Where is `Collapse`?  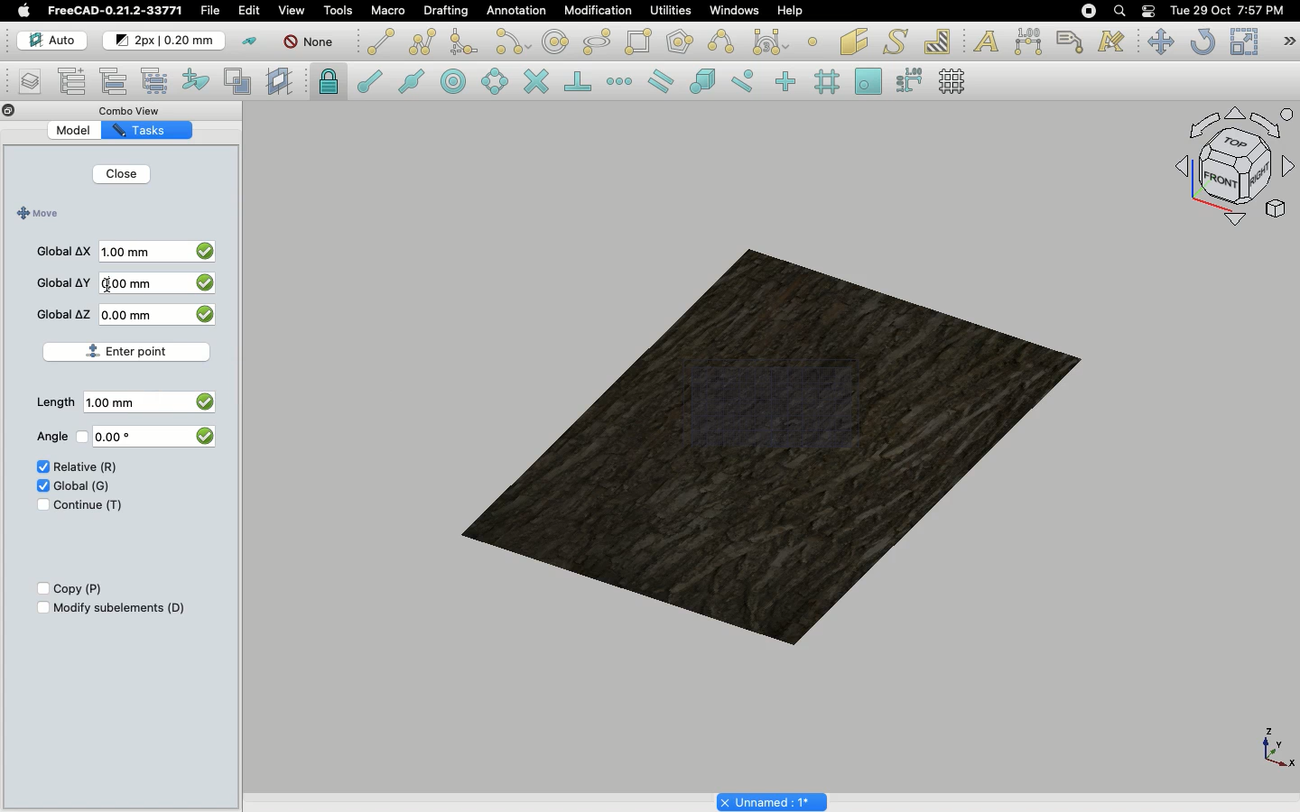
Collapse is located at coordinates (26, 111).